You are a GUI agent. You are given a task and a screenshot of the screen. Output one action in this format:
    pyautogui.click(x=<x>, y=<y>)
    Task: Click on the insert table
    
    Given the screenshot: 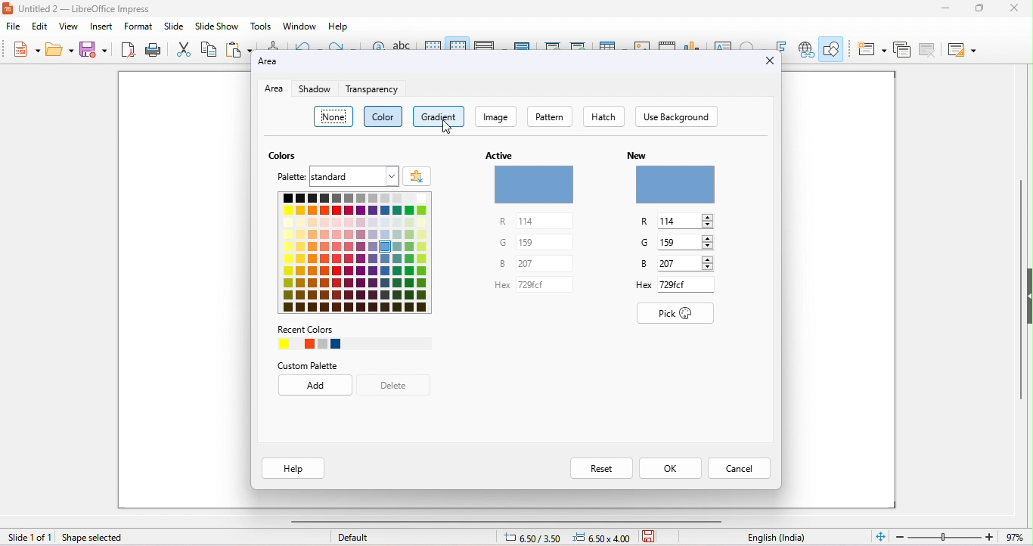 What is the action you would take?
    pyautogui.click(x=611, y=42)
    